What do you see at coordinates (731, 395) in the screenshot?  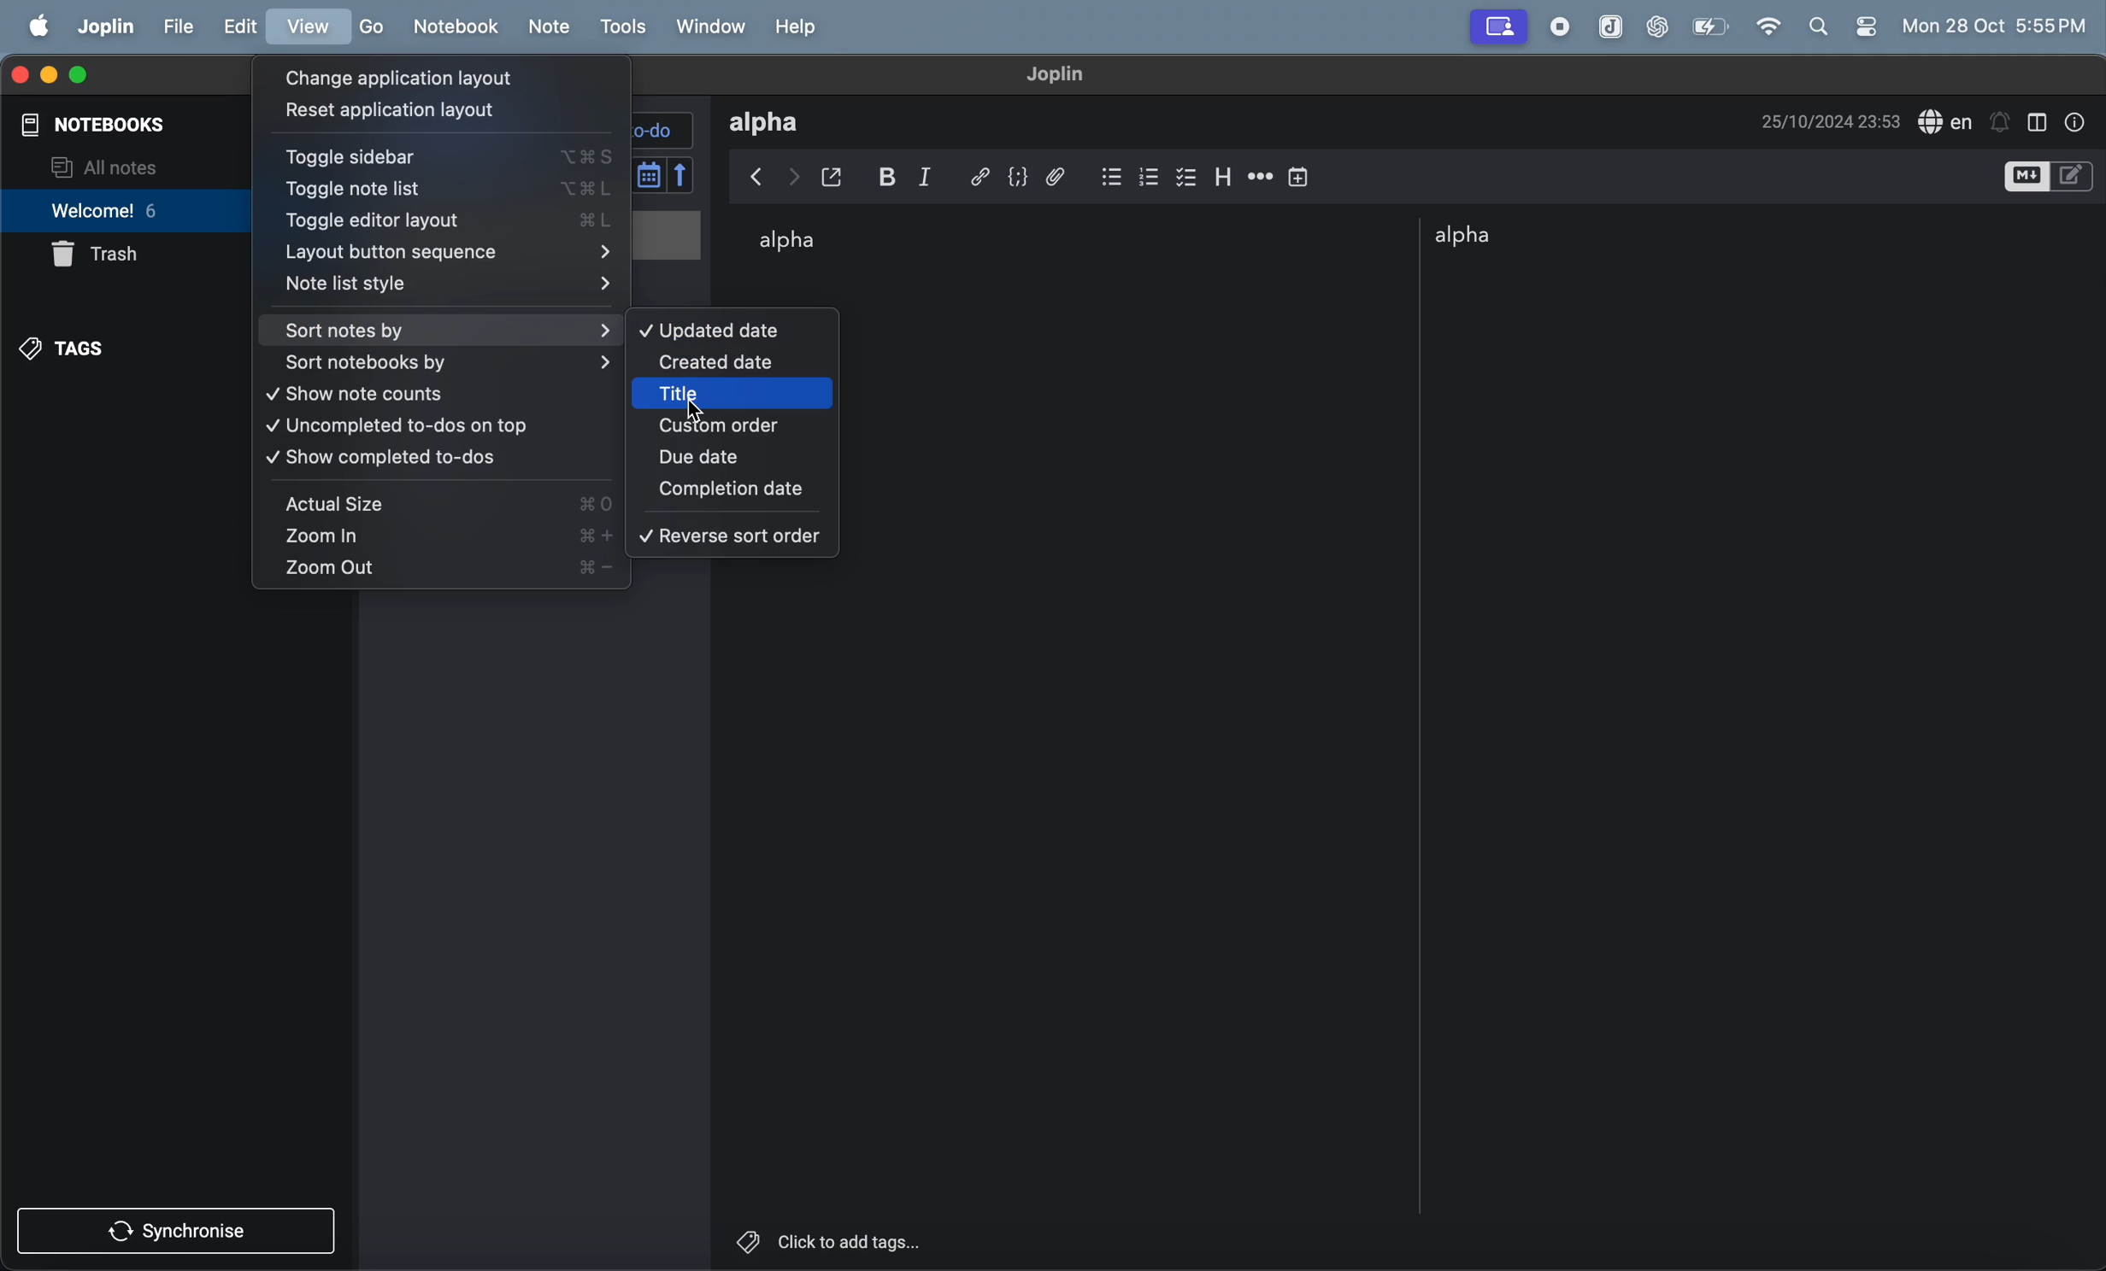 I see `title` at bounding box center [731, 395].